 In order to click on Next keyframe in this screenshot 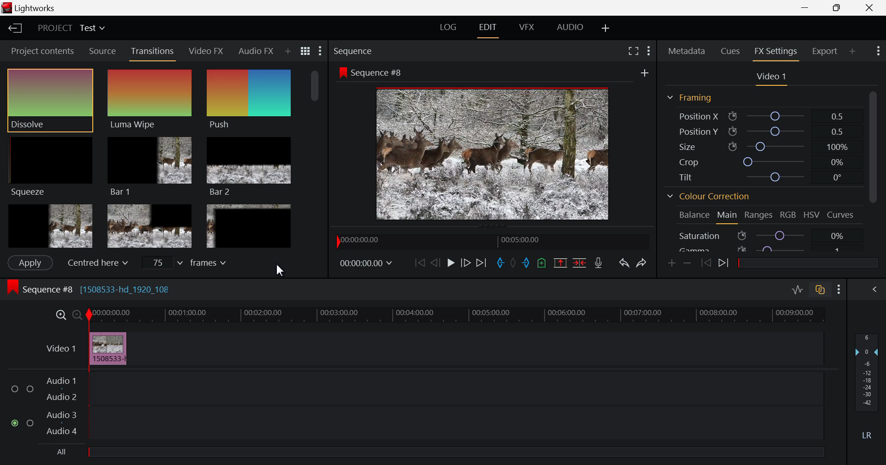, I will do `click(724, 263)`.